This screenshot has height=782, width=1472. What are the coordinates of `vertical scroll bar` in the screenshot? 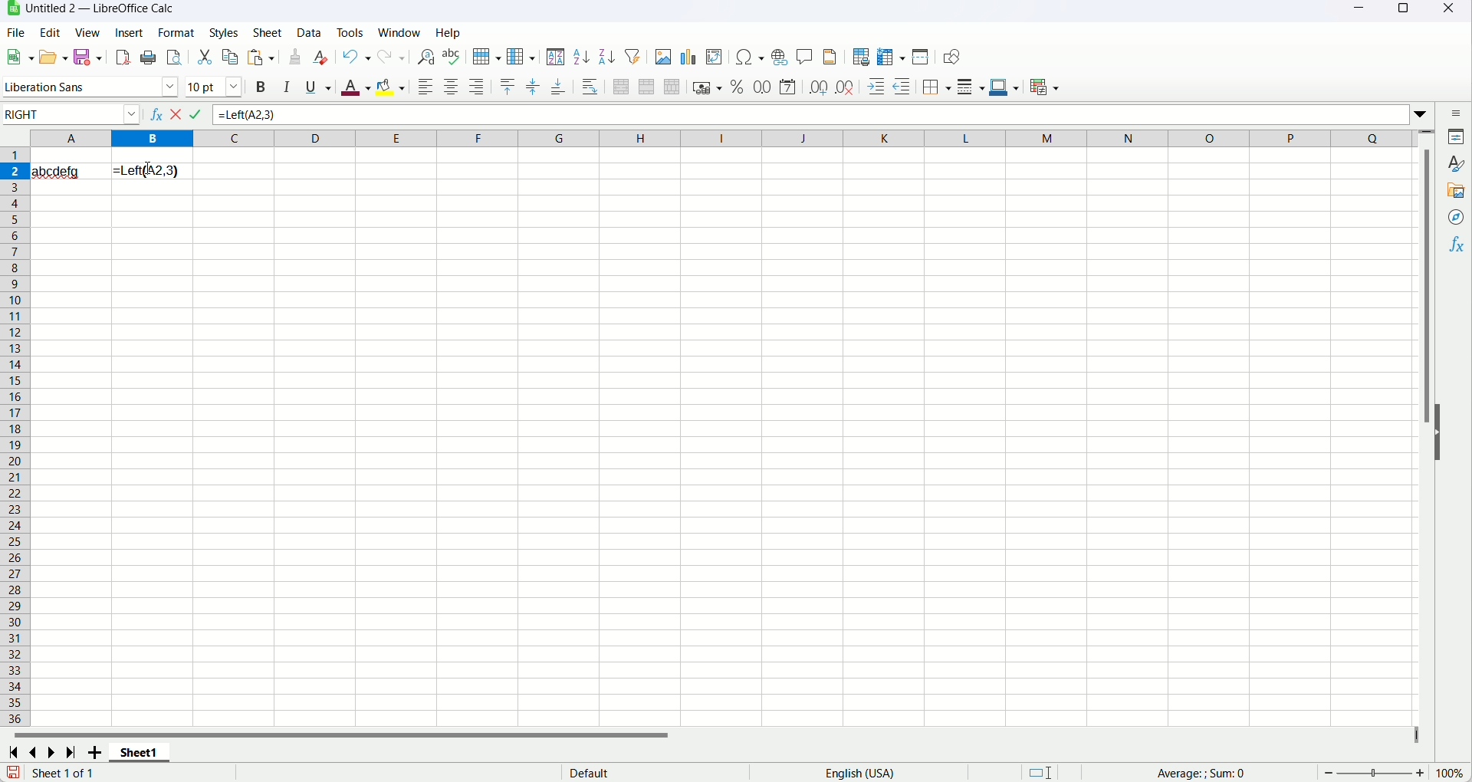 It's located at (1430, 433).